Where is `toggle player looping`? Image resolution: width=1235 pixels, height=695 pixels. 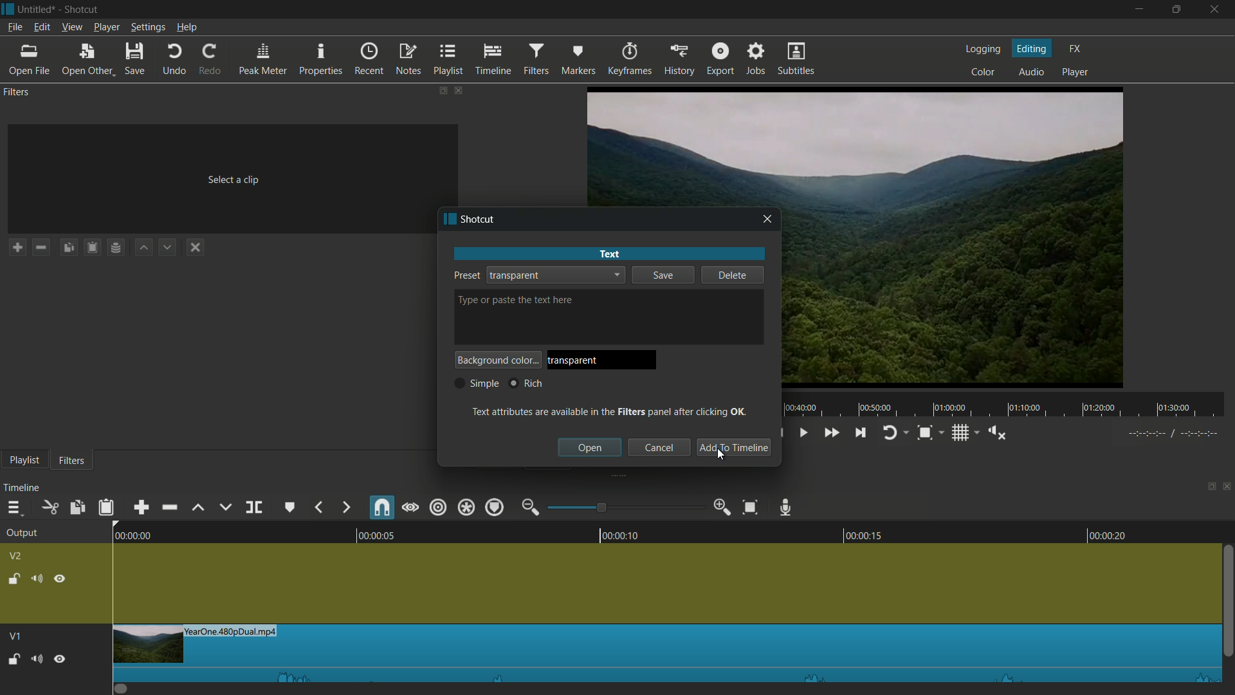
toggle player looping is located at coordinates (889, 432).